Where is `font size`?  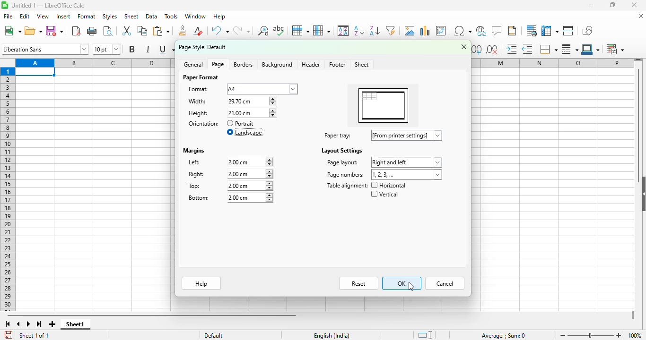 font size is located at coordinates (107, 49).